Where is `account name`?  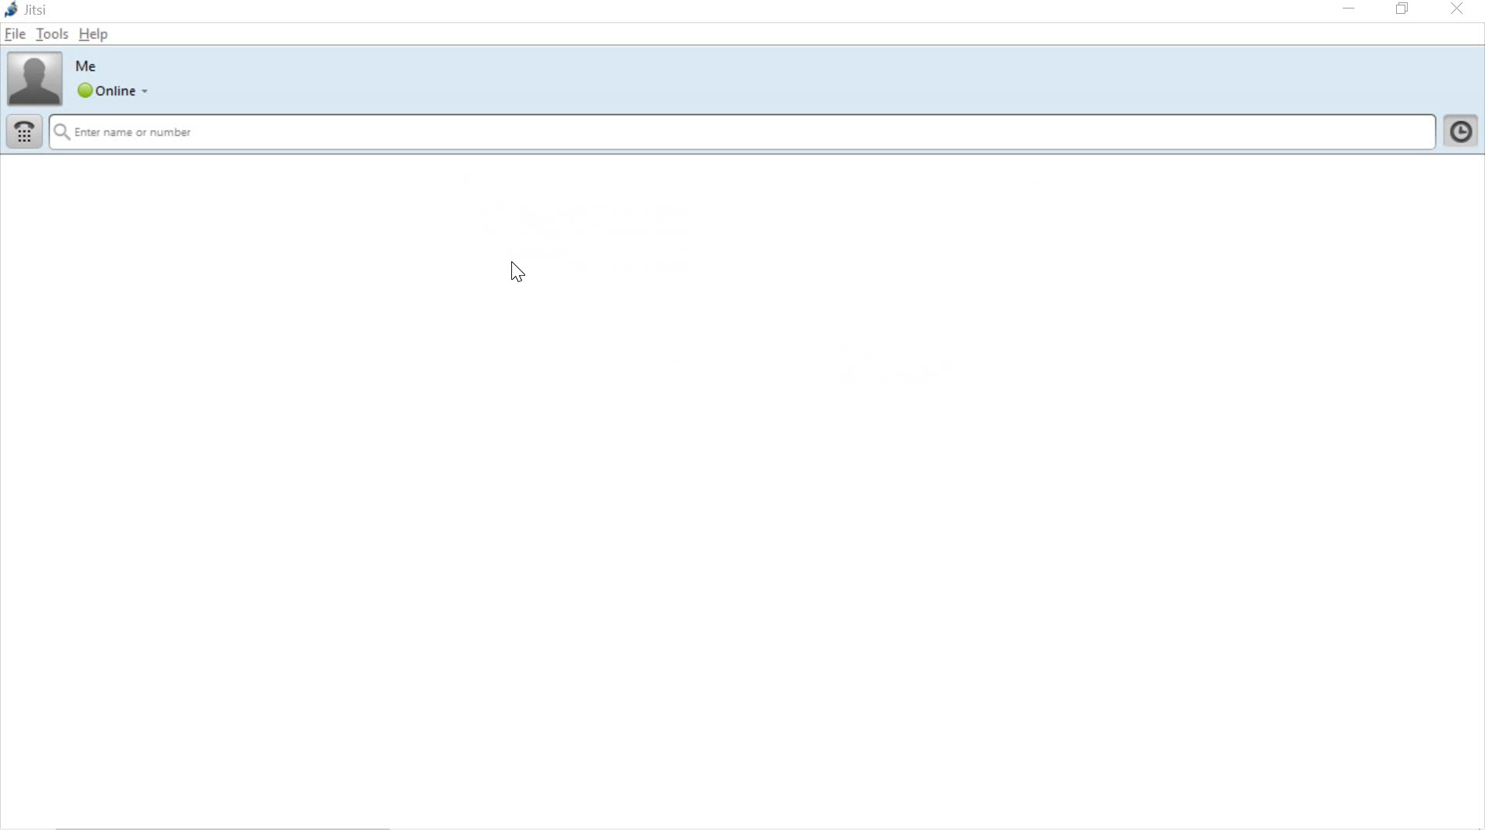
account name is located at coordinates (89, 66).